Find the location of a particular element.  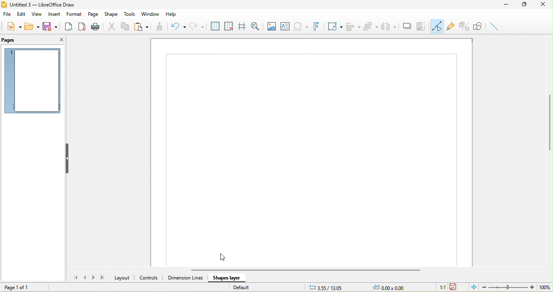

toggle extrusion is located at coordinates (464, 26).